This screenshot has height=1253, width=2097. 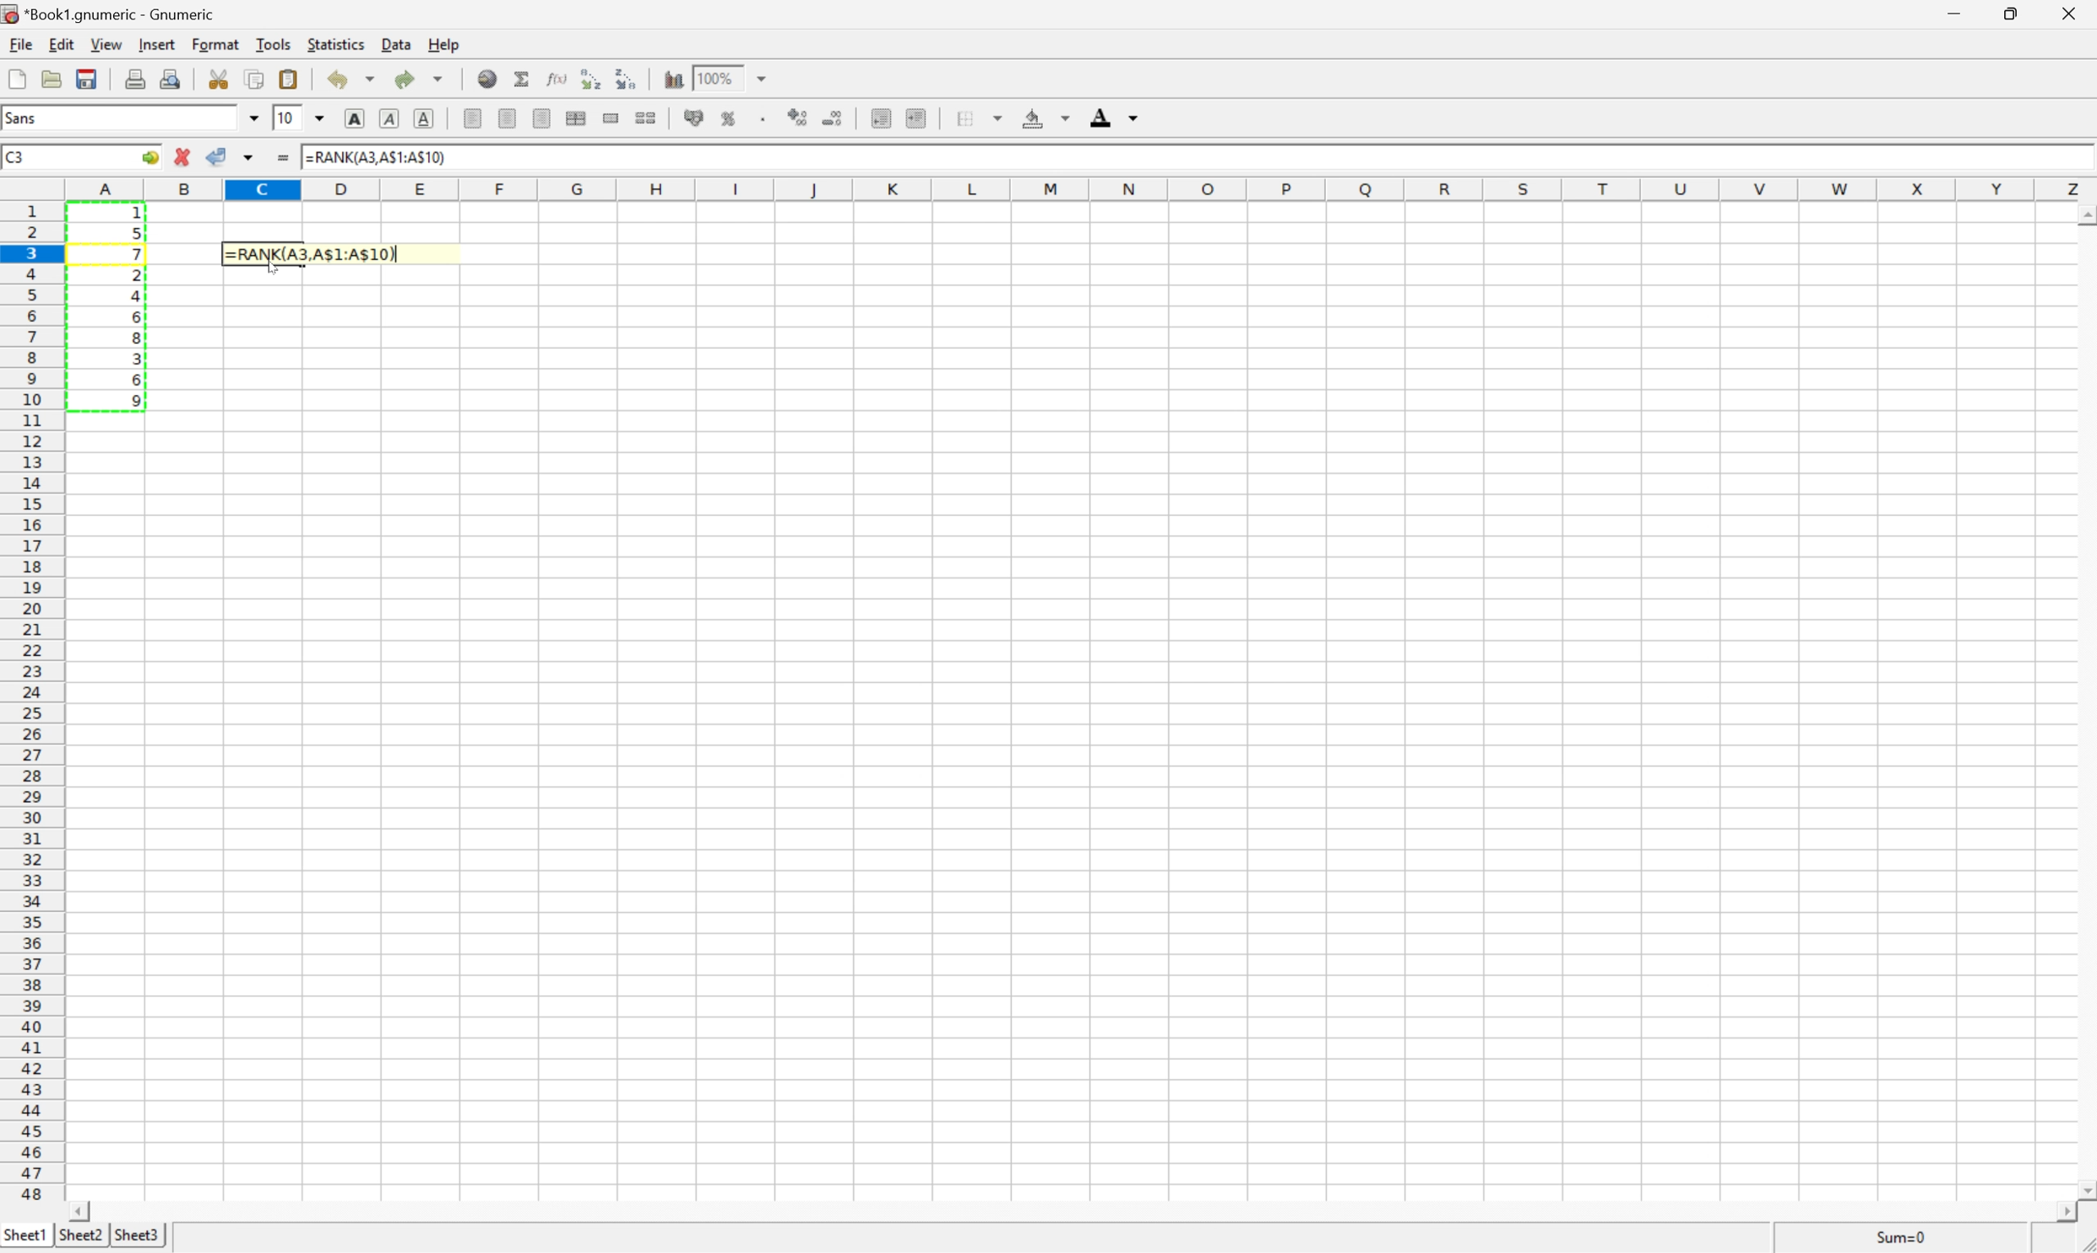 I want to click on restore down, so click(x=2014, y=14).